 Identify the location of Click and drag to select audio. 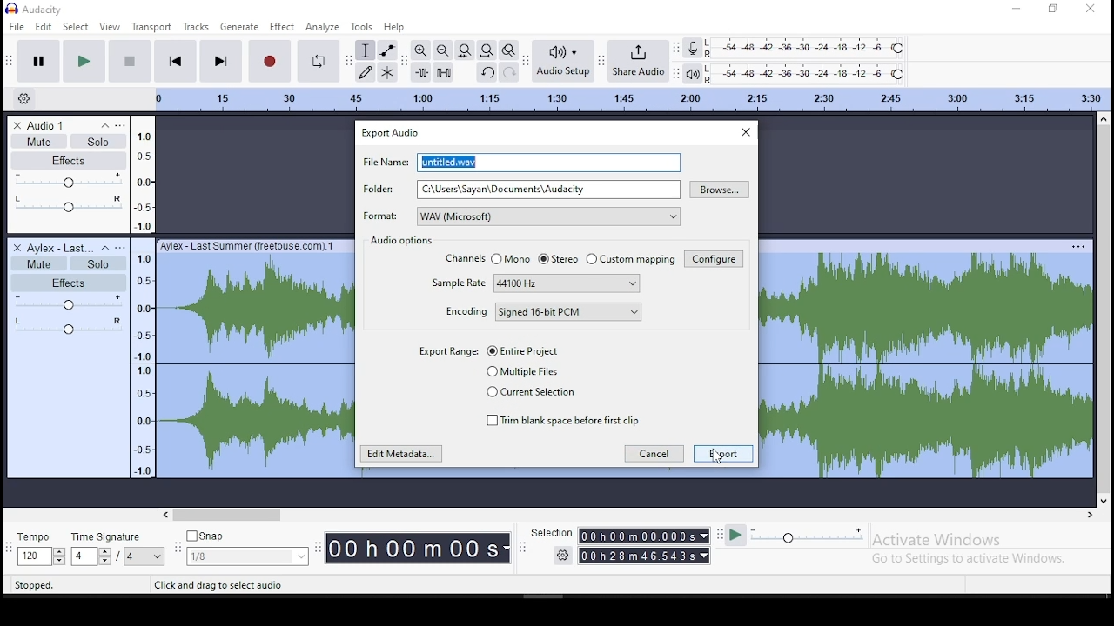
(215, 584).